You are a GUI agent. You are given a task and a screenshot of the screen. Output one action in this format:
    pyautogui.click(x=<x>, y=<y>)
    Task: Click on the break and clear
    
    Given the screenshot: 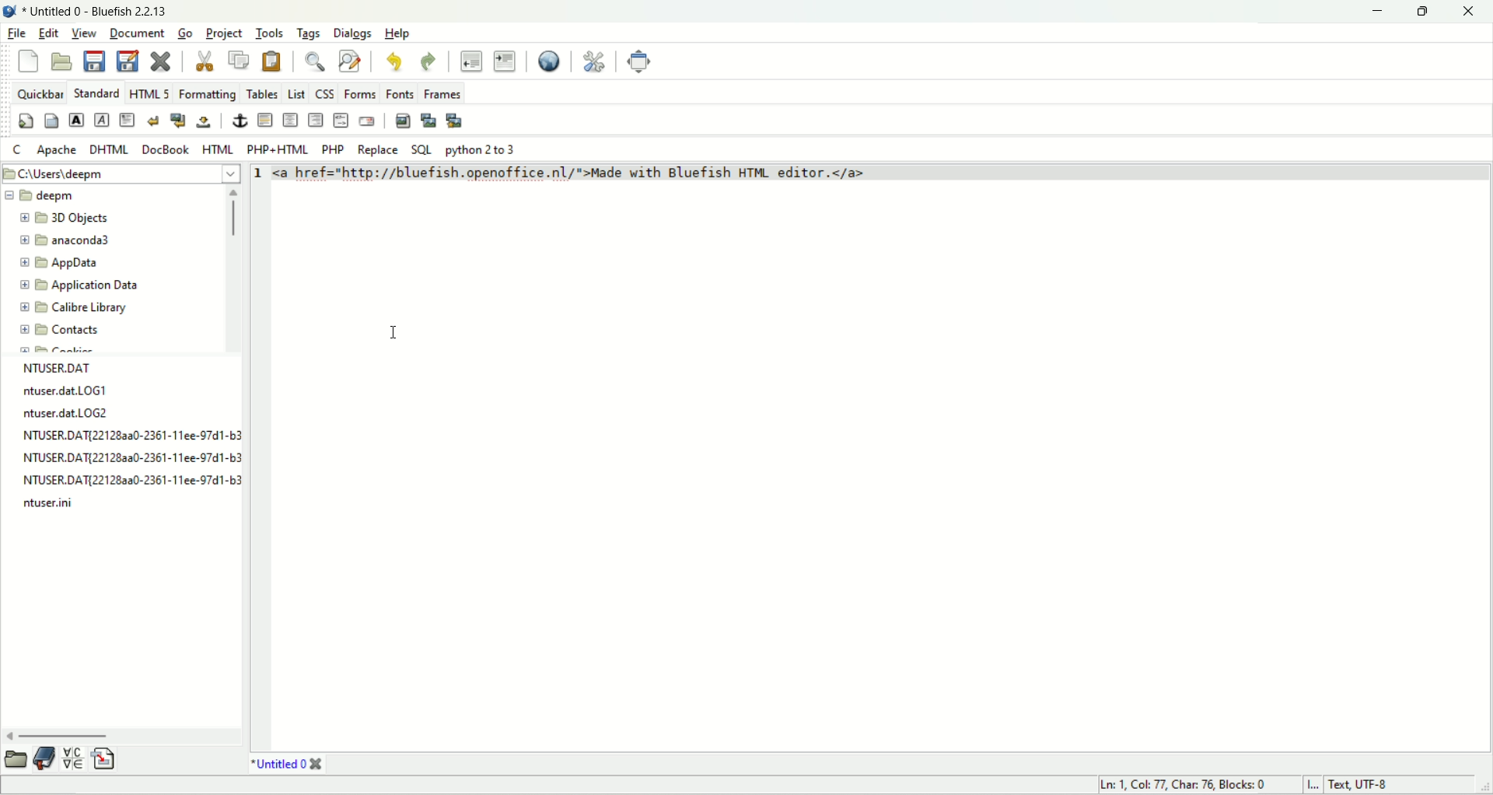 What is the action you would take?
    pyautogui.click(x=178, y=119)
    